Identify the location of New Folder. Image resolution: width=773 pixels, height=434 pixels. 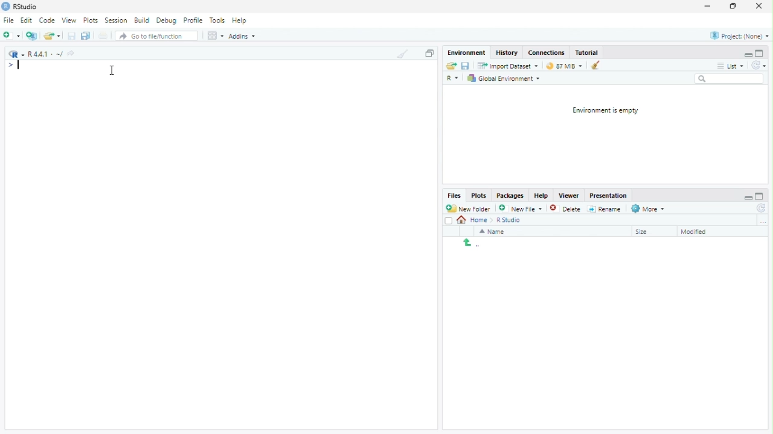
(468, 209).